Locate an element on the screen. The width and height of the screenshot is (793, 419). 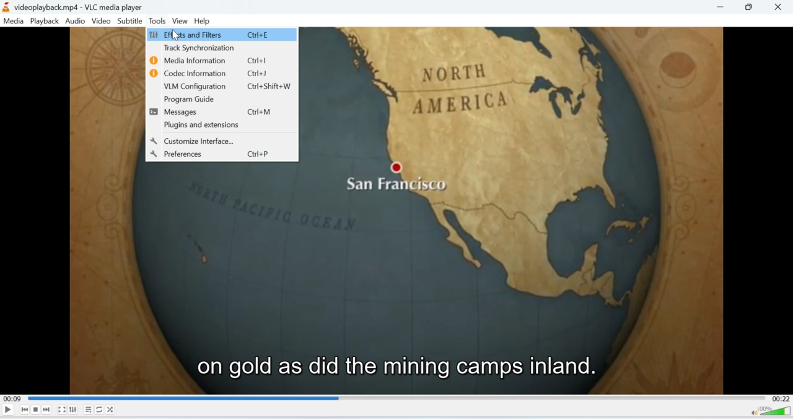
minimise is located at coordinates (722, 7).